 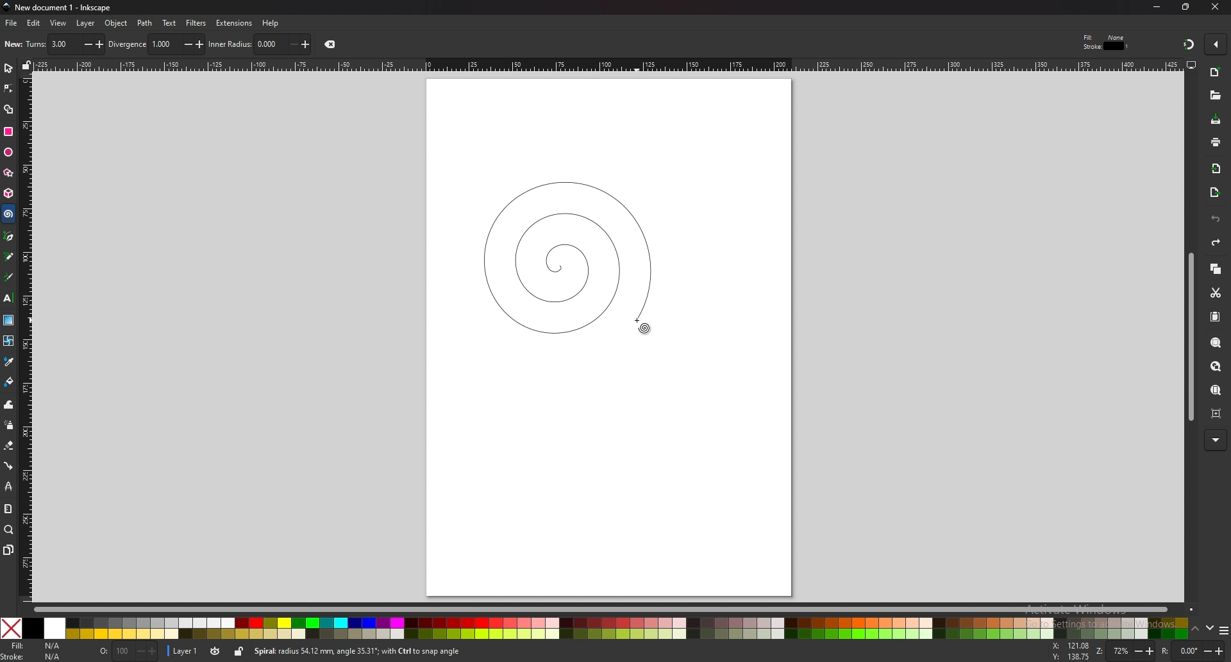 What do you see at coordinates (58, 24) in the screenshot?
I see `view` at bounding box center [58, 24].